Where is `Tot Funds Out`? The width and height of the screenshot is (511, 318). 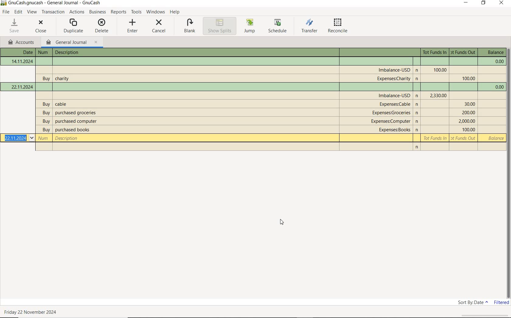 Tot Funds Out is located at coordinates (464, 52).